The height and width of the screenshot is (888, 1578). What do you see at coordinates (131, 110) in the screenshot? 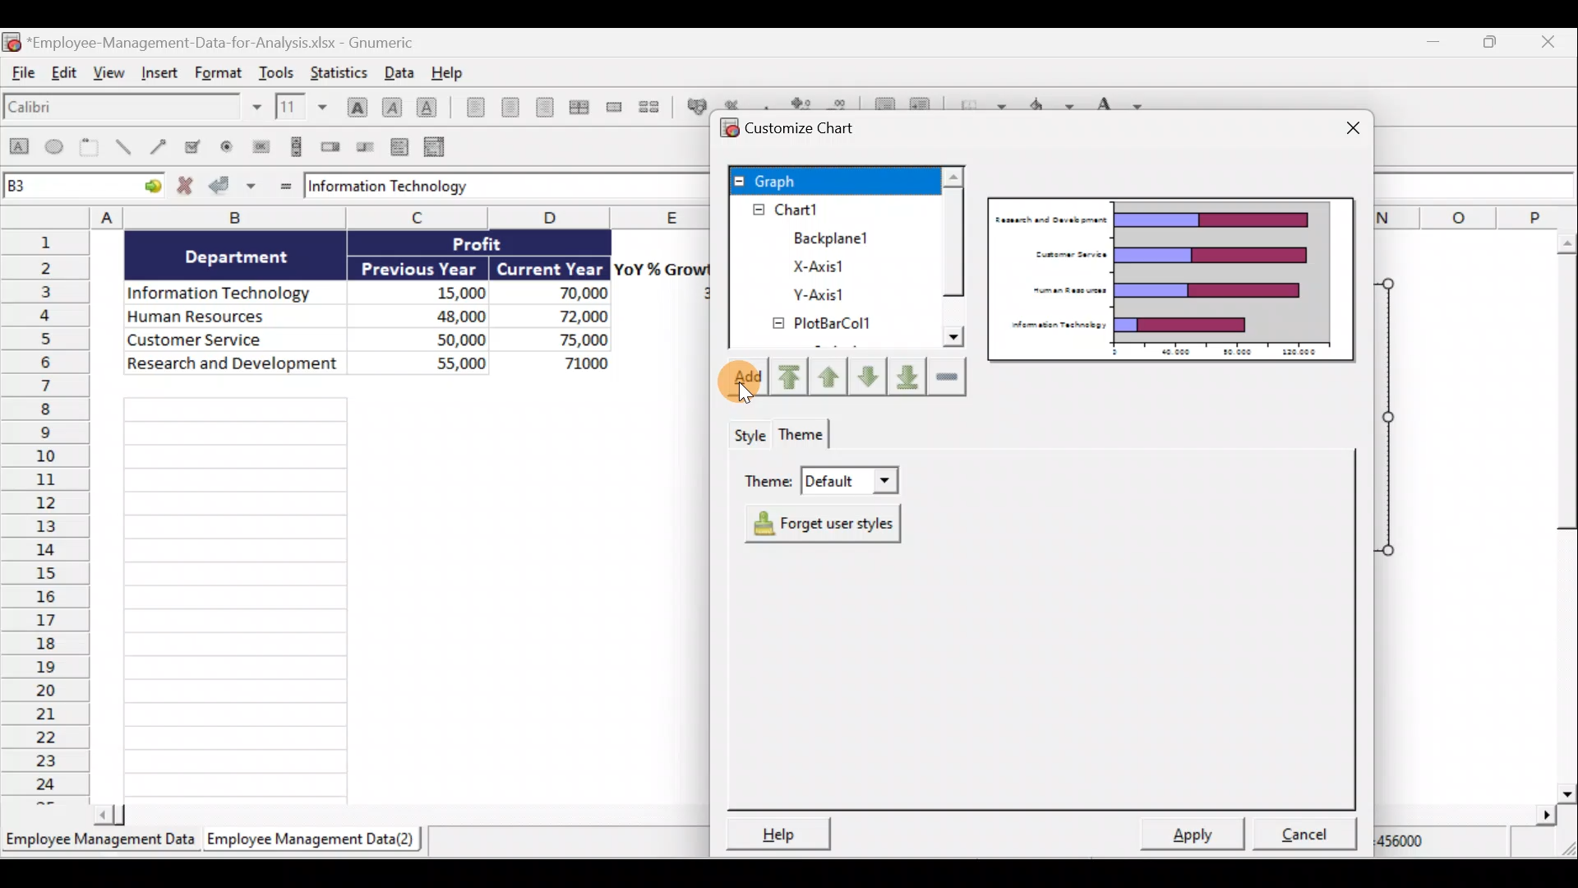
I see `Font name Calibri` at bounding box center [131, 110].